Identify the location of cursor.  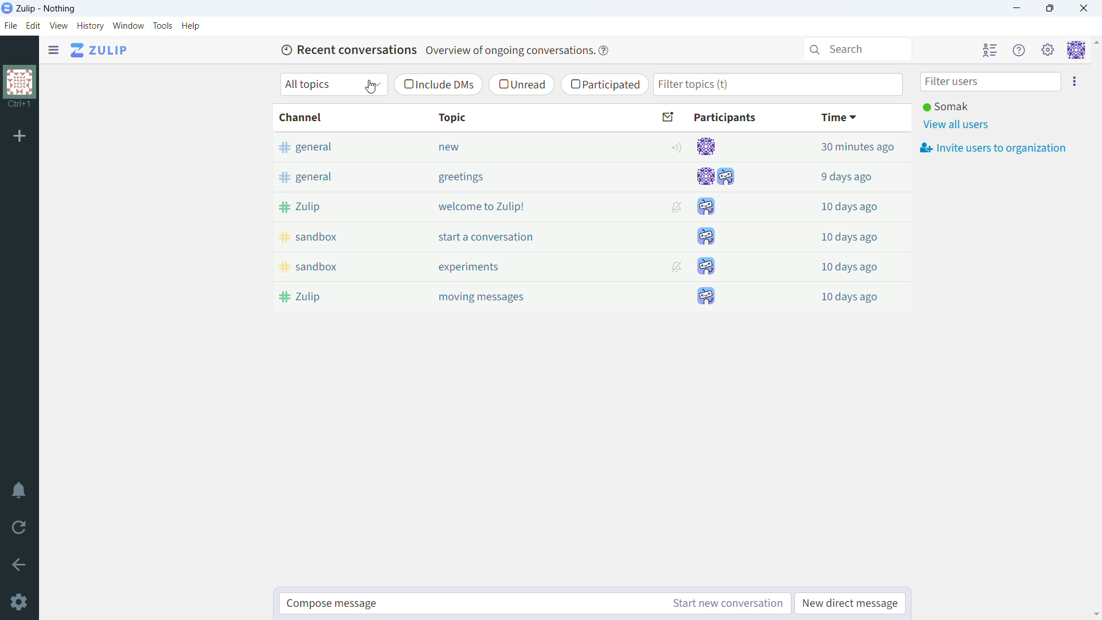
(371, 87).